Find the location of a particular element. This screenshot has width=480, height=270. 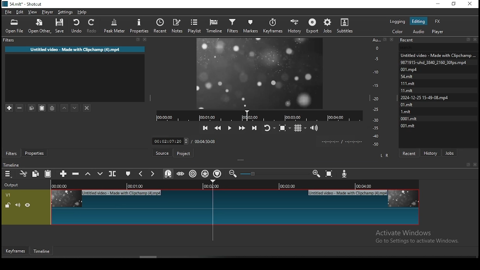

audio is located at coordinates (420, 32).